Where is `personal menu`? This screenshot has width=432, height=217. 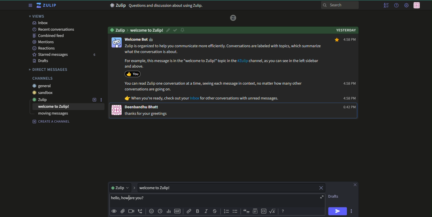
personal menu is located at coordinates (418, 6).